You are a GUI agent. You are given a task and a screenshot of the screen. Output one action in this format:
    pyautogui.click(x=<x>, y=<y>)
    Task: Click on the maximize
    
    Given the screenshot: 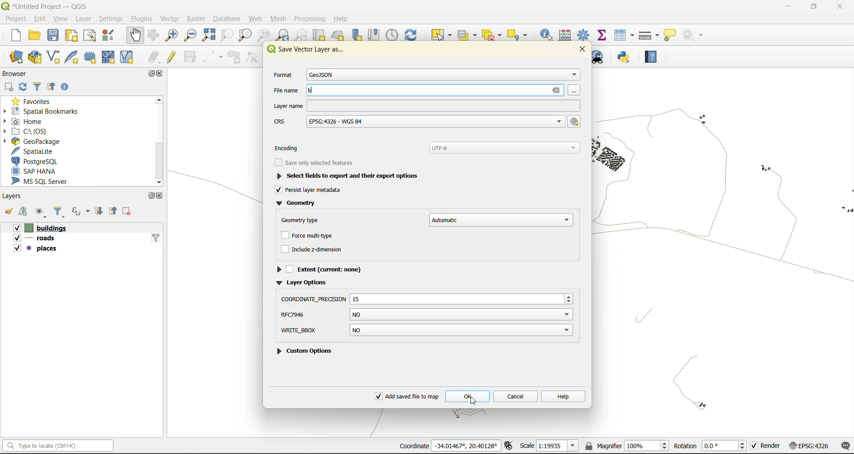 What is the action you would take?
    pyautogui.click(x=812, y=8)
    